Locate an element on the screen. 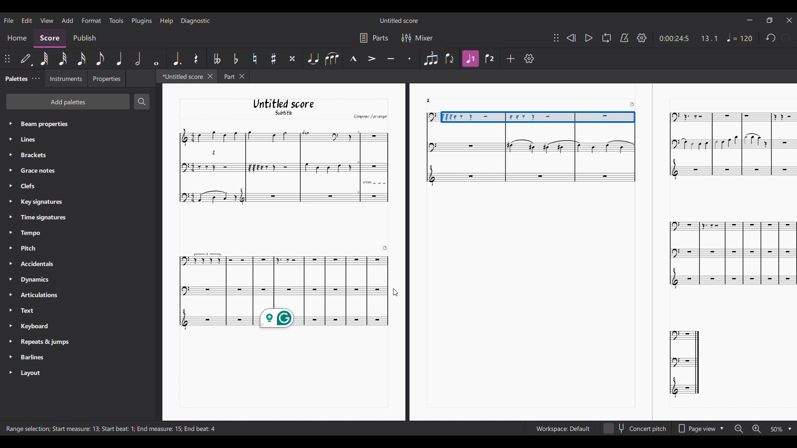 The width and height of the screenshot is (797, 448). > Barlines is located at coordinates (31, 358).